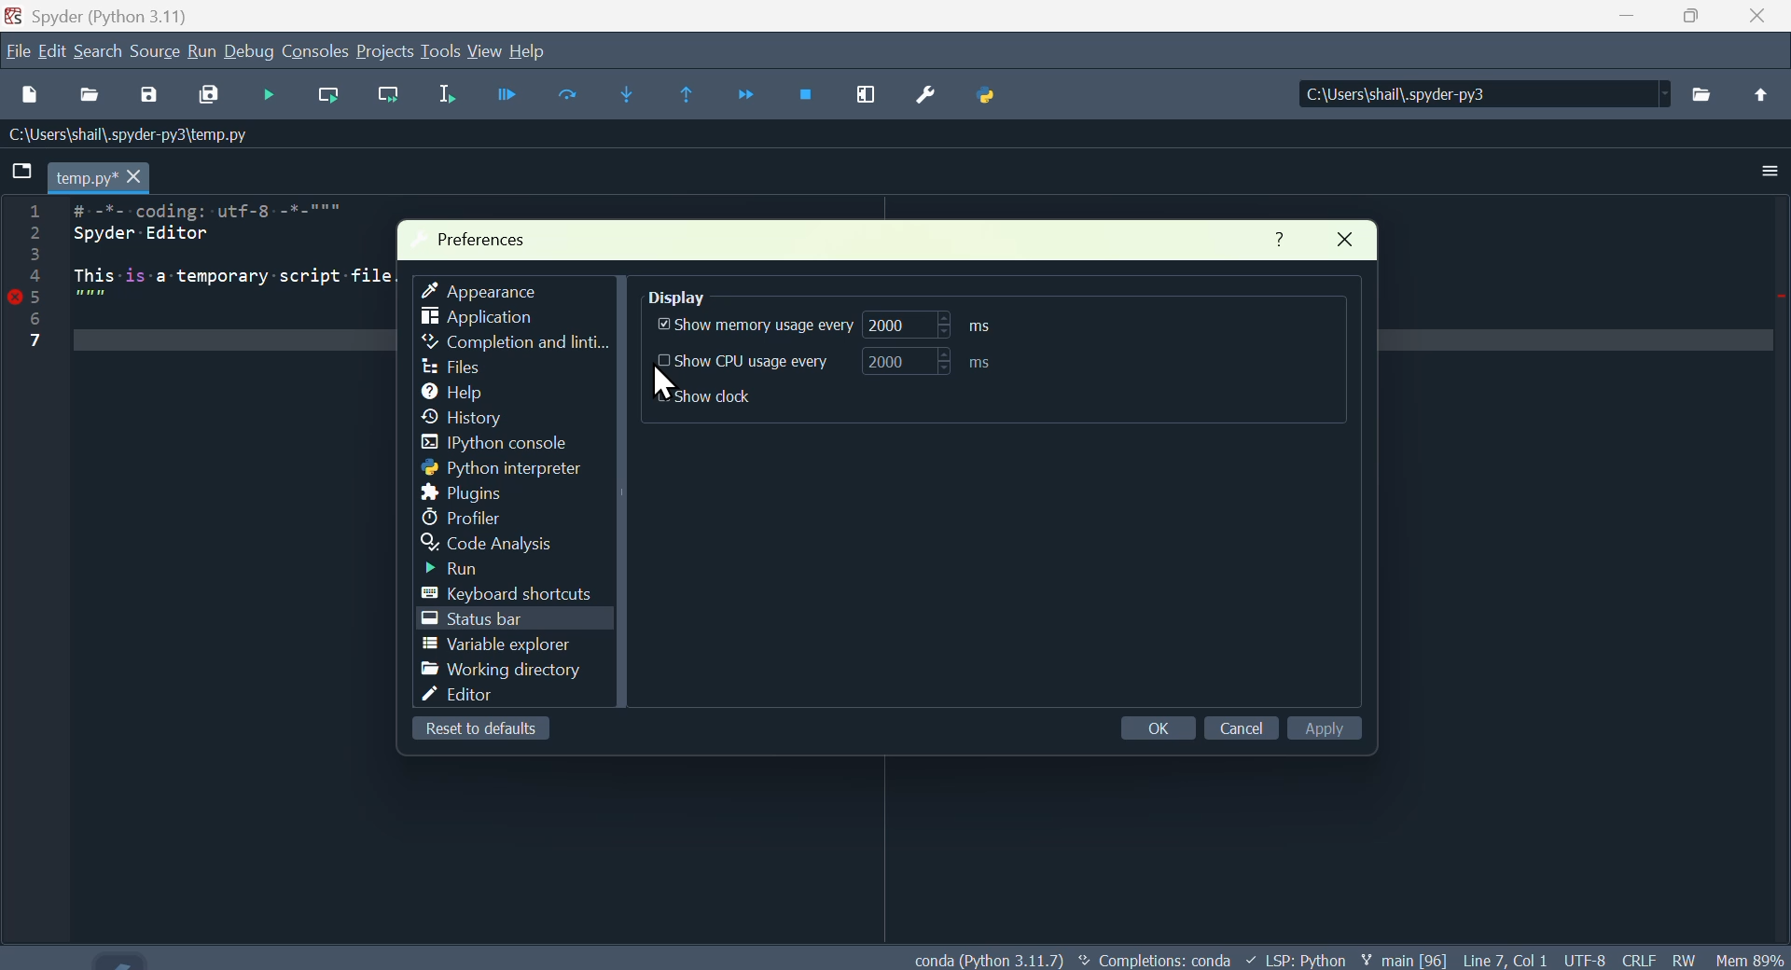 The image size is (1791, 970). What do you see at coordinates (122, 136) in the screenshot?
I see `:\Users\shal\.spyder-py3\temp.py` at bounding box center [122, 136].